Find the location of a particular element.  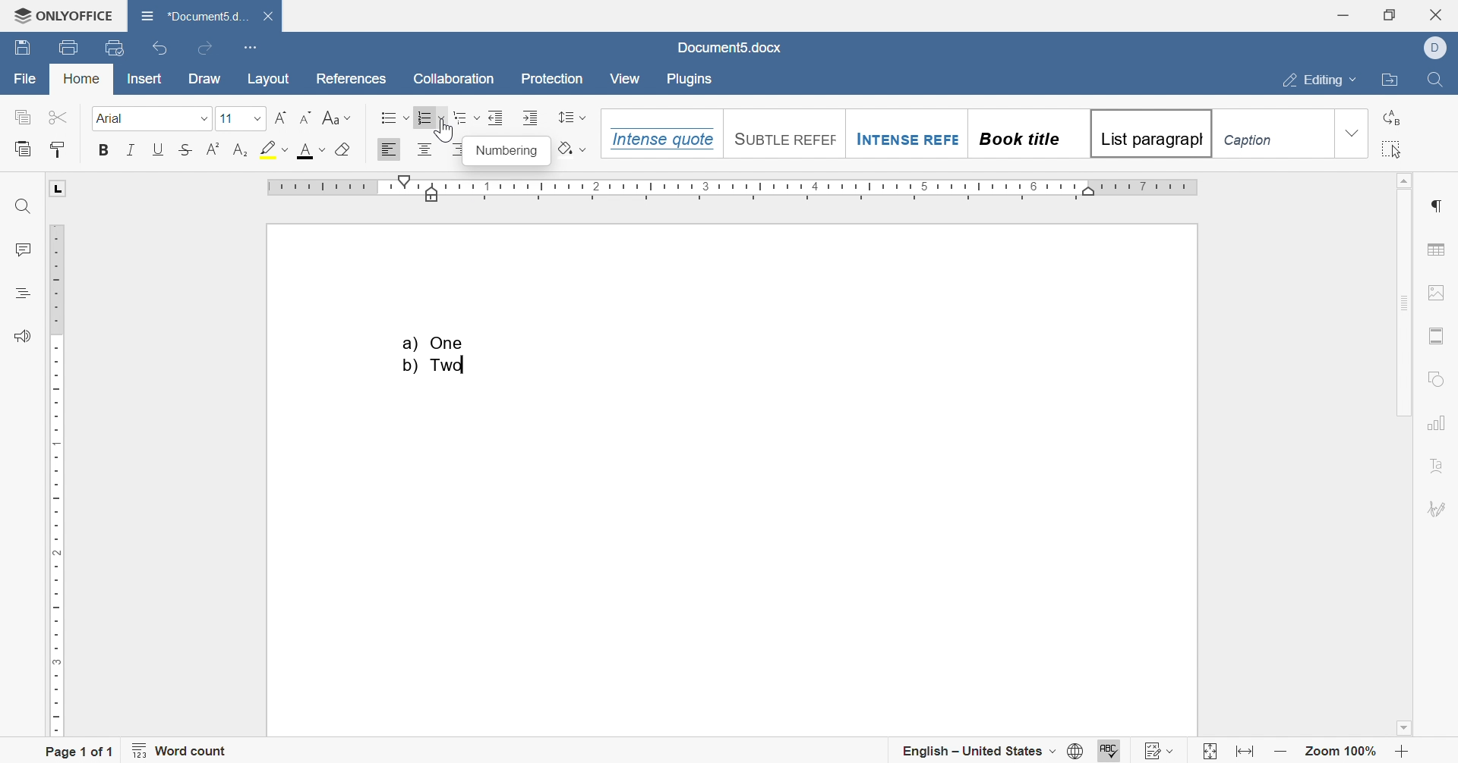

copy style is located at coordinates (59, 148).